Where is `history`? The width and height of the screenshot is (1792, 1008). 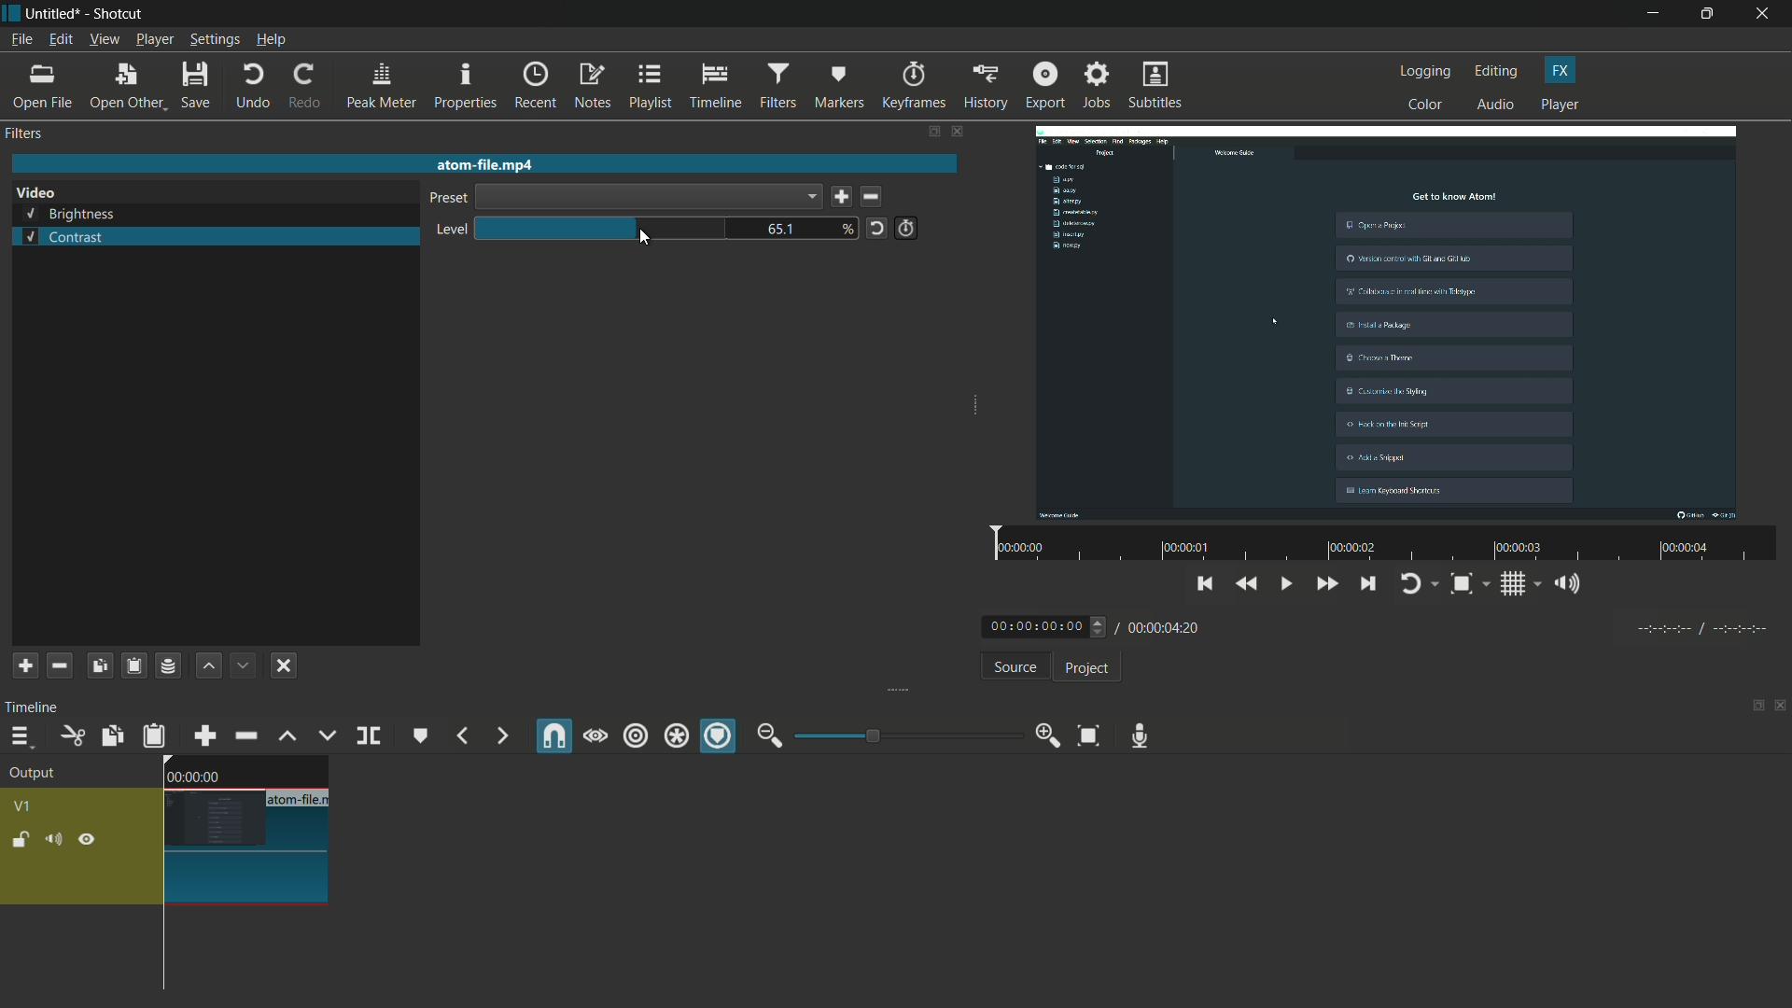 history is located at coordinates (983, 86).